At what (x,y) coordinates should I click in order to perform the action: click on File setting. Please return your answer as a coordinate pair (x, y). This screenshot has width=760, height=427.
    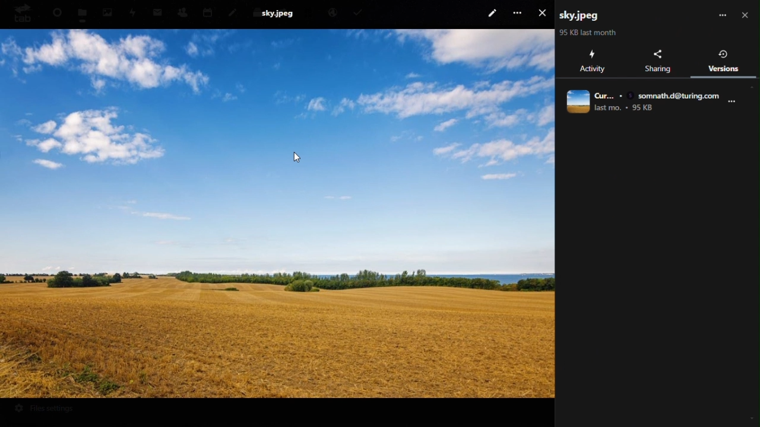
    Looking at the image, I should click on (52, 410).